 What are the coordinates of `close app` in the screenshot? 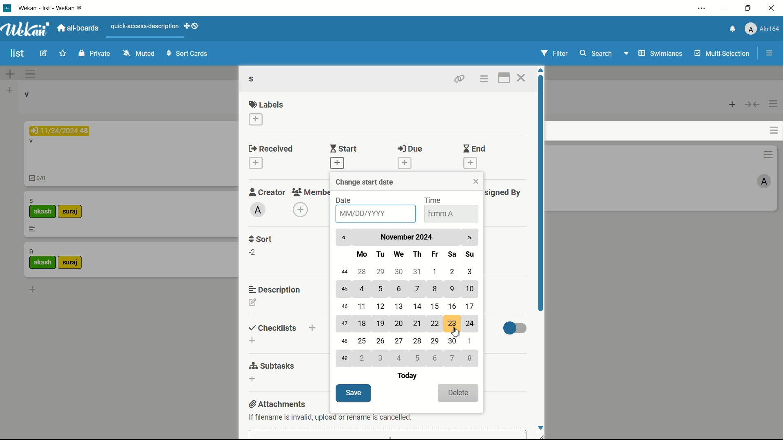 It's located at (772, 9).